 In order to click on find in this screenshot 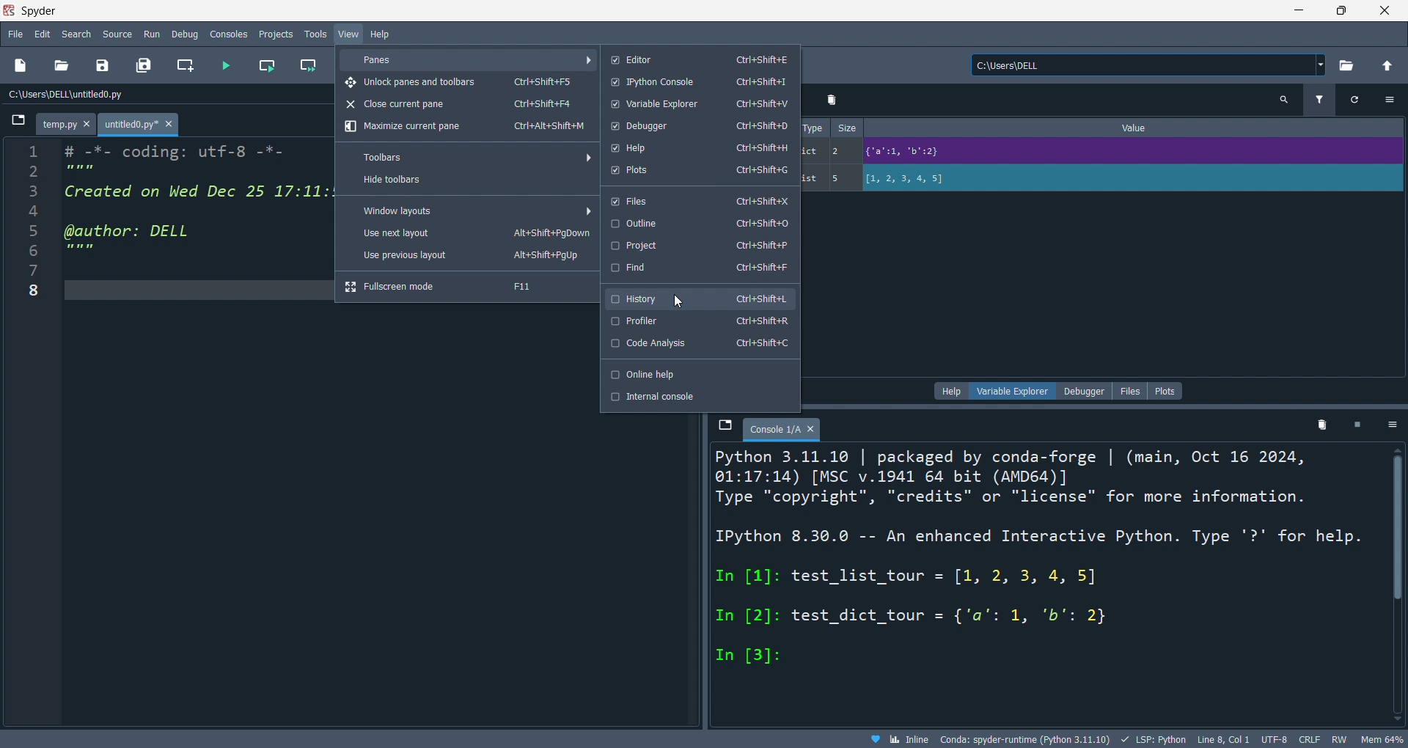, I will do `click(699, 268)`.